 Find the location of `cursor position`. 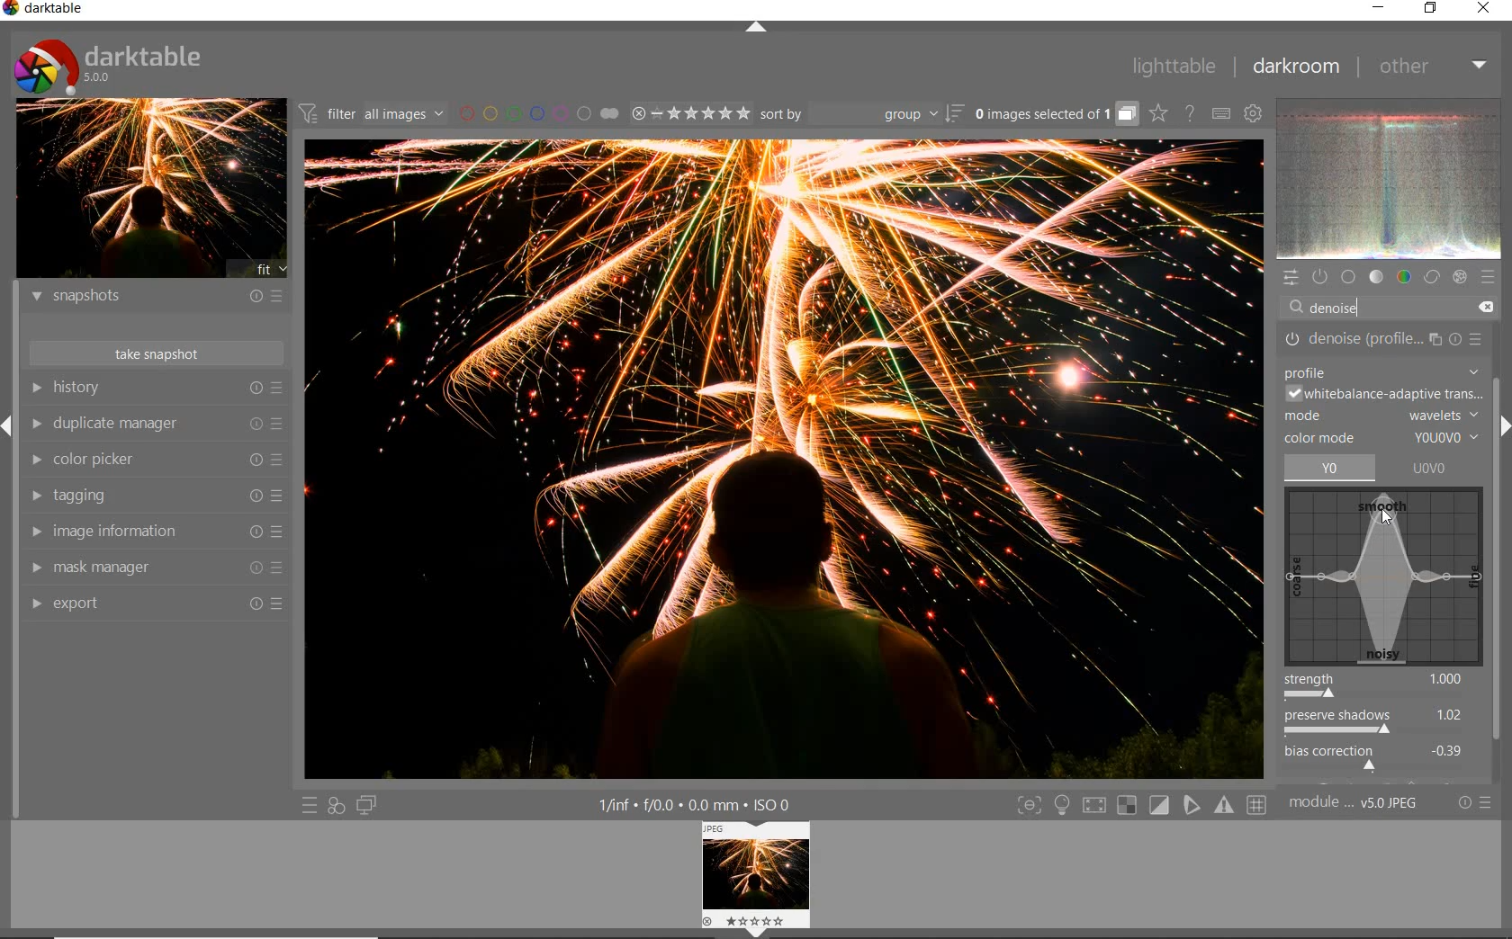

cursor position is located at coordinates (1381, 514).